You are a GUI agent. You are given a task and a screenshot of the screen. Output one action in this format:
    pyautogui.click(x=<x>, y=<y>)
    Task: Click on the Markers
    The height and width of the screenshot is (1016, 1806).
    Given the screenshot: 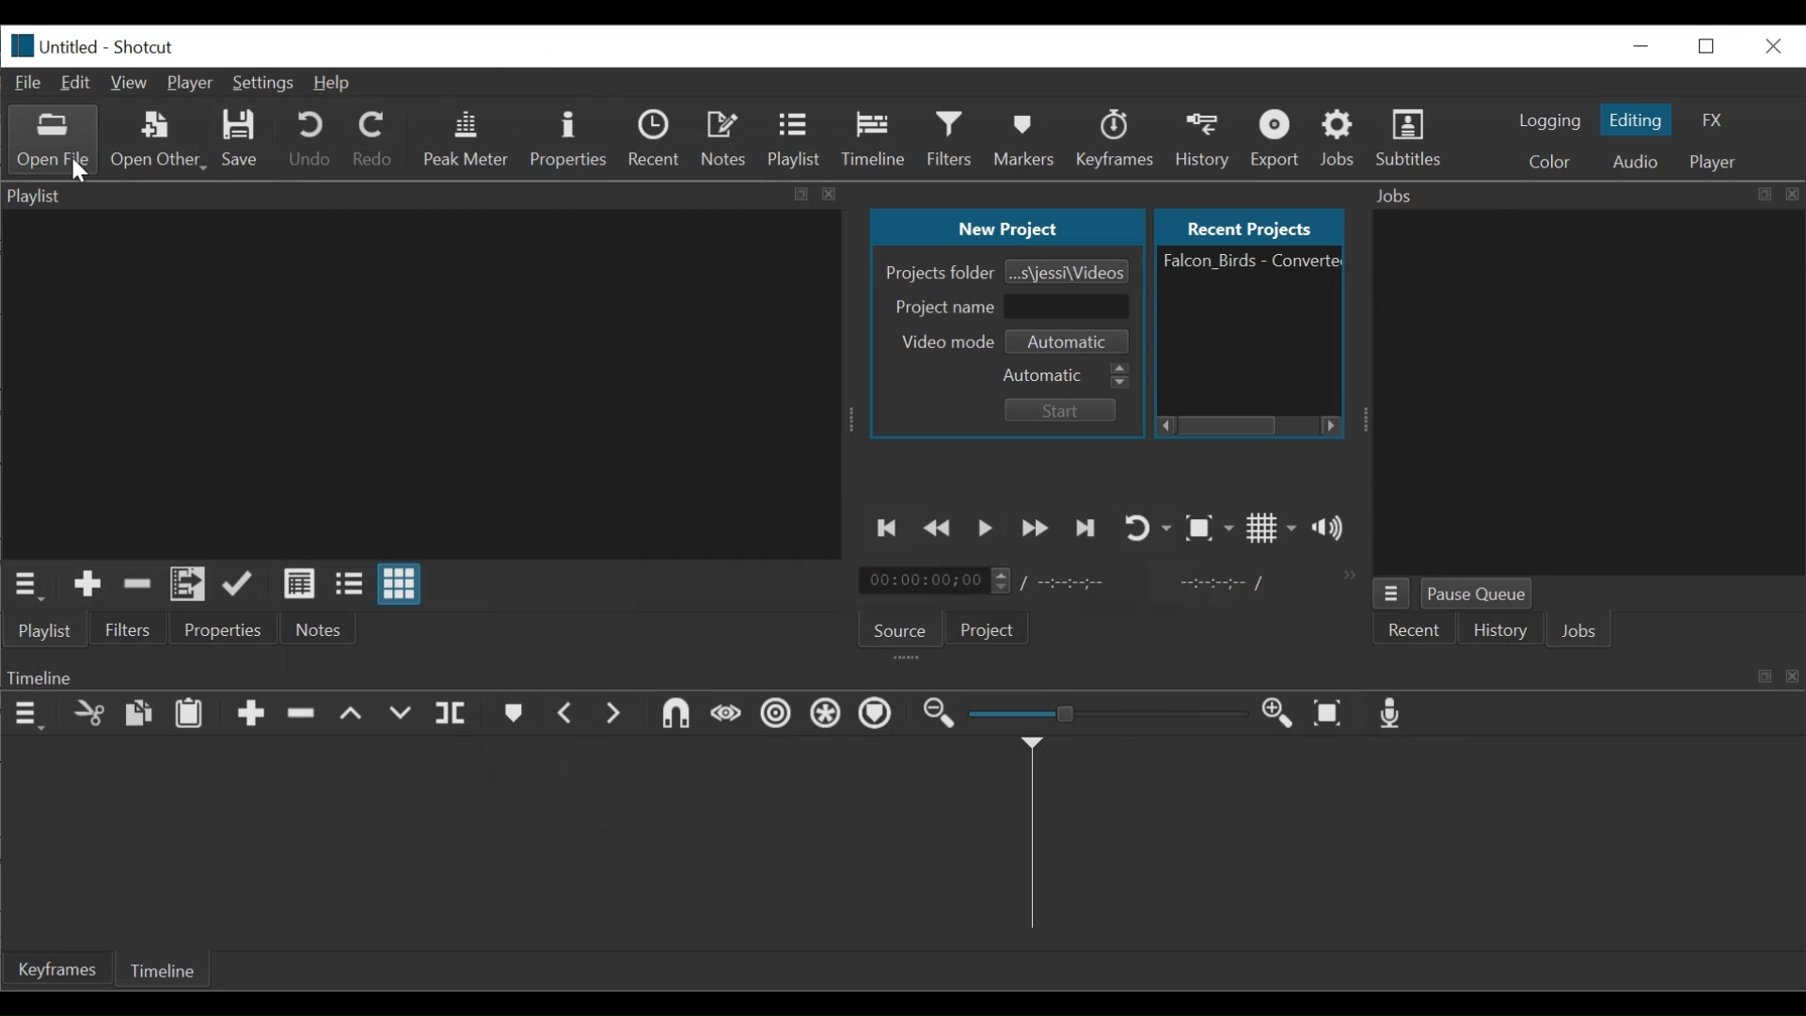 What is the action you would take?
    pyautogui.click(x=515, y=715)
    